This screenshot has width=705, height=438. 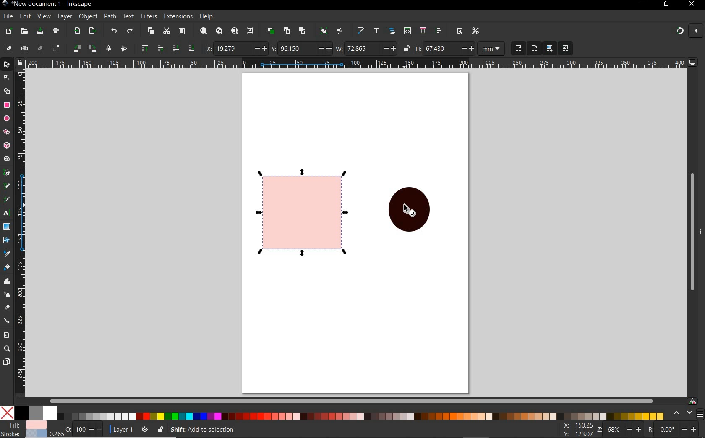 I want to click on group, so click(x=324, y=31).